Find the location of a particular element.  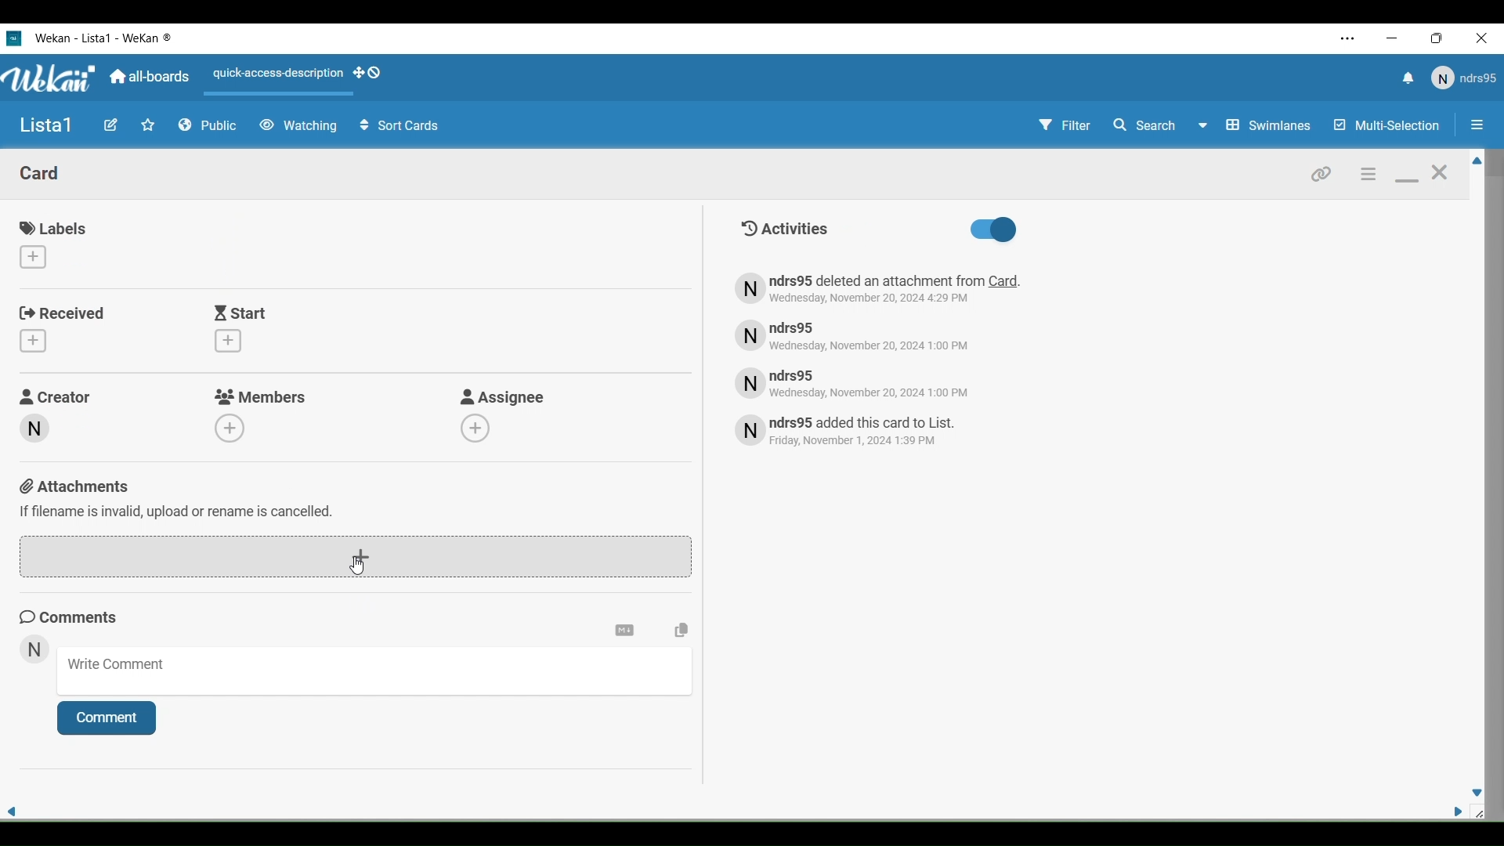

Add attachments button is located at coordinates (355, 558).